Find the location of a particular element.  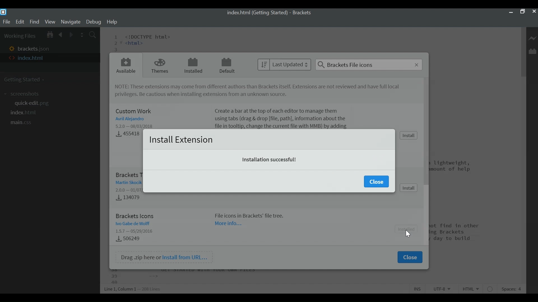

quickedit.png is located at coordinates (31, 103).